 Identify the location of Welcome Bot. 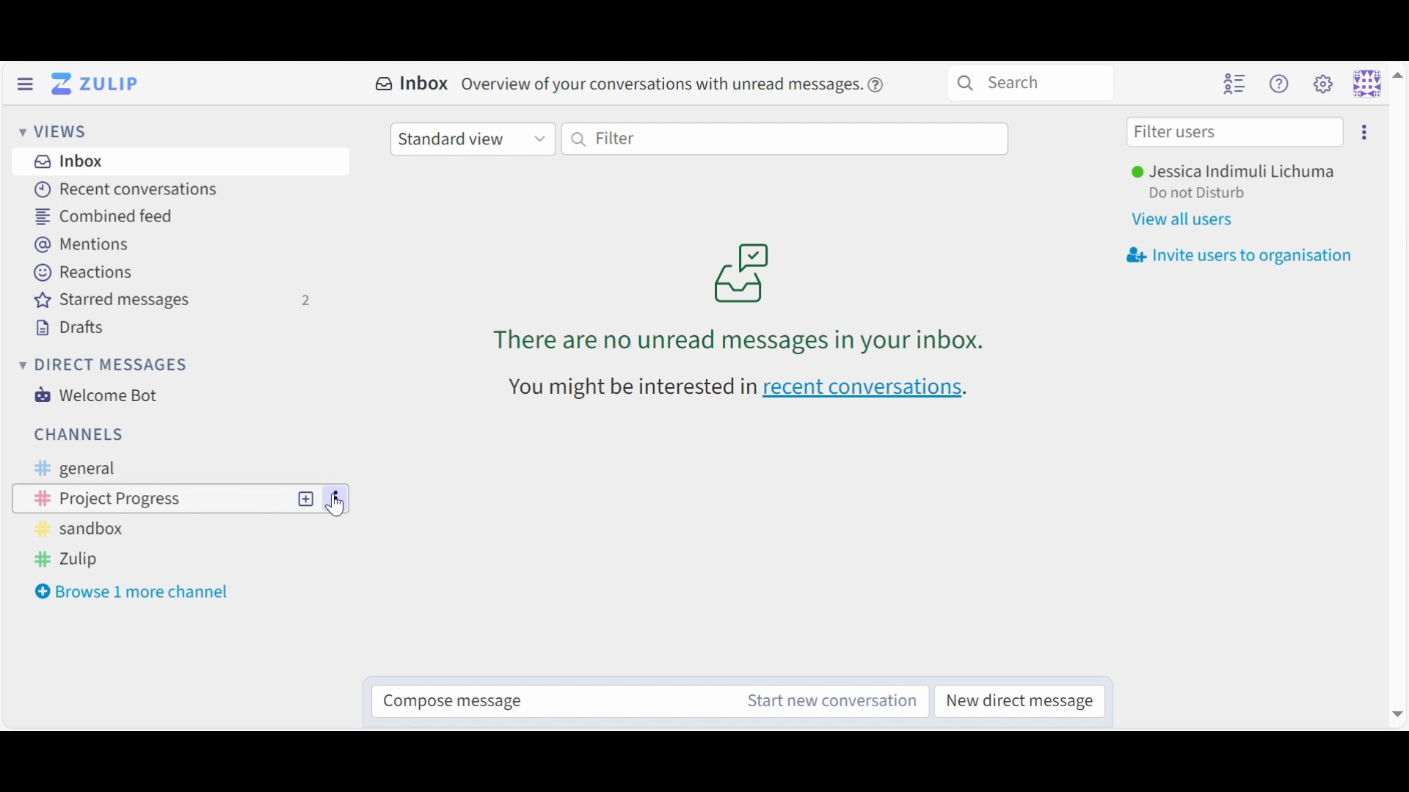
(94, 395).